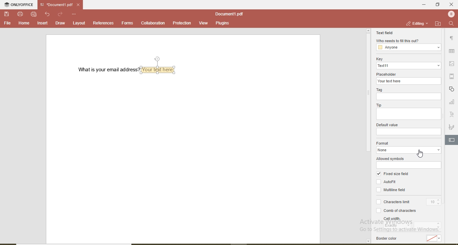  What do you see at coordinates (20, 5) in the screenshot?
I see `onlyoffice` at bounding box center [20, 5].